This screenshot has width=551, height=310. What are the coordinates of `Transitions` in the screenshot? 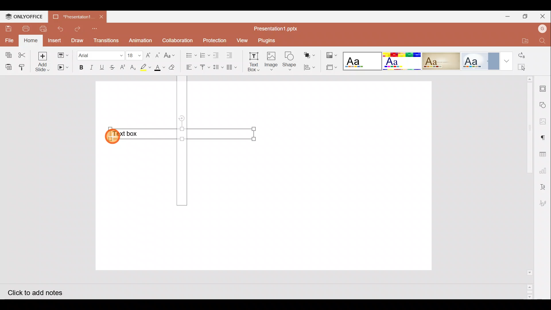 It's located at (105, 40).